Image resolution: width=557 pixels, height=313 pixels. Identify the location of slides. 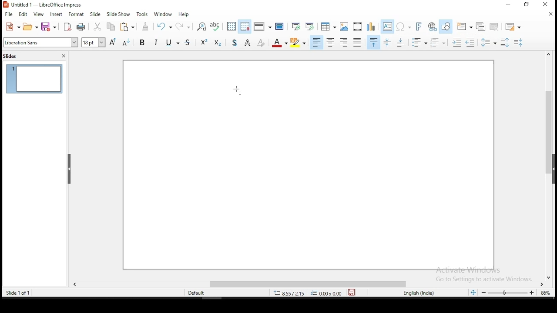
(11, 57).